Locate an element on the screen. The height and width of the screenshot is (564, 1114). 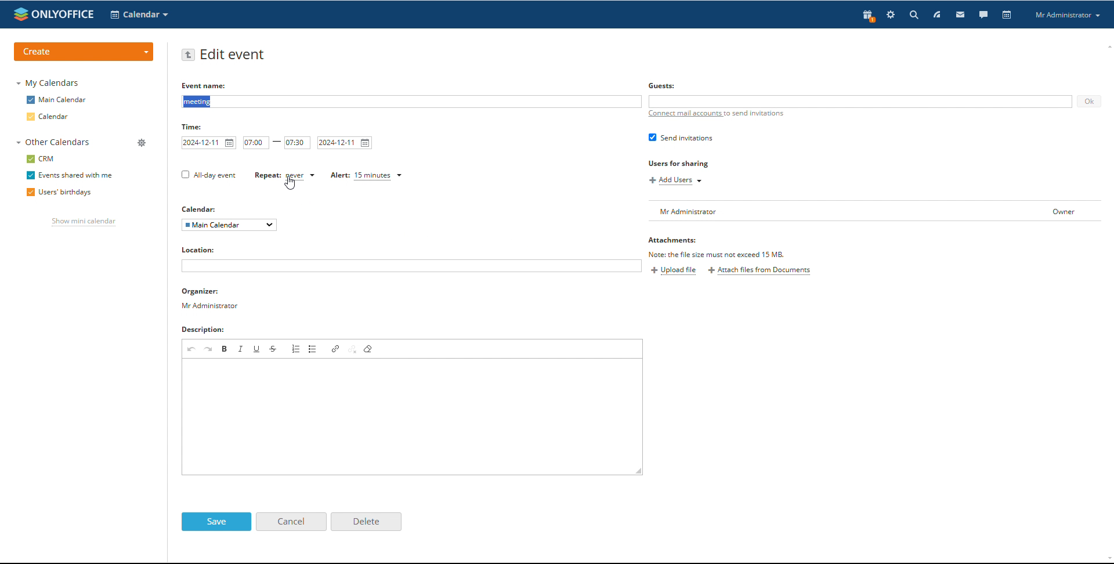
add location is located at coordinates (411, 266).